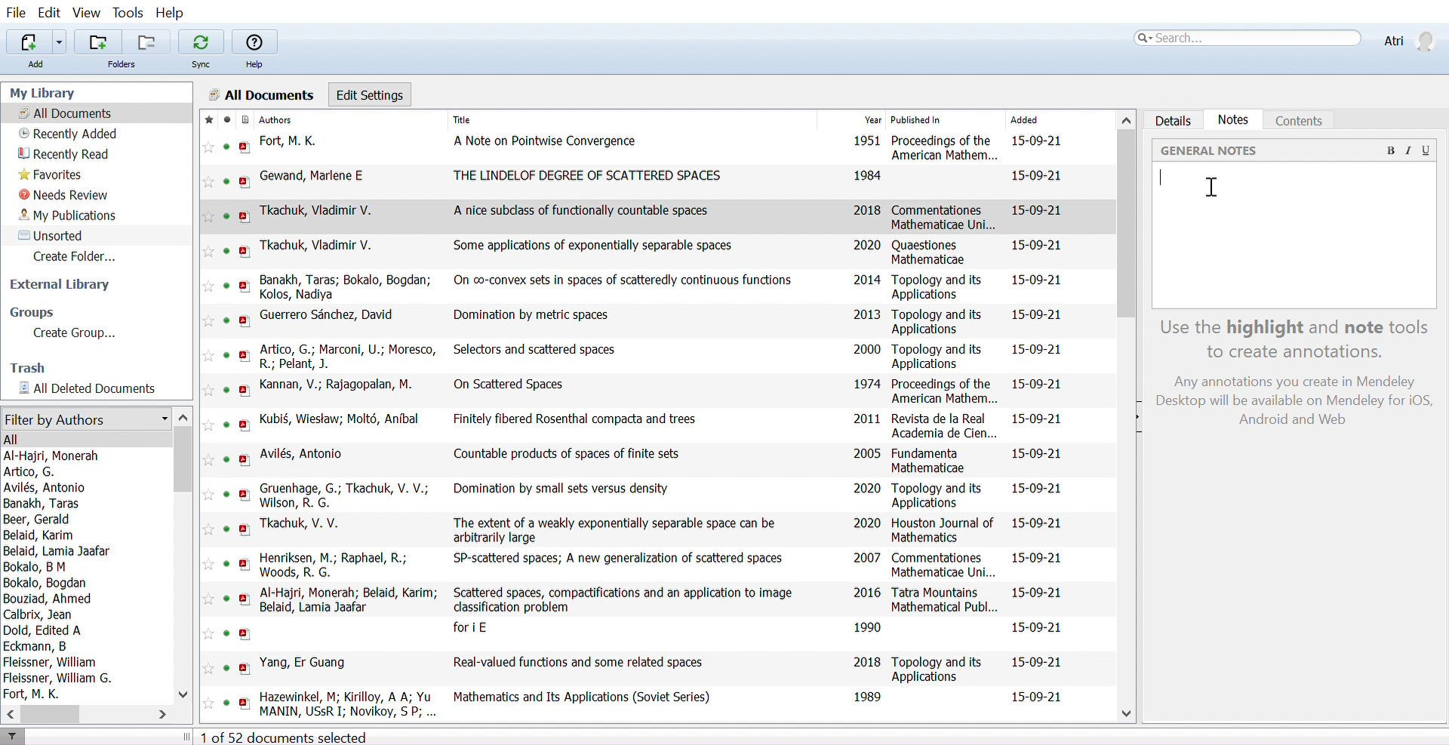 The height and width of the screenshot is (745, 1449). Describe the element at coordinates (577, 419) in the screenshot. I see `Finitely fibered Rosenthal compacta and trees` at that location.